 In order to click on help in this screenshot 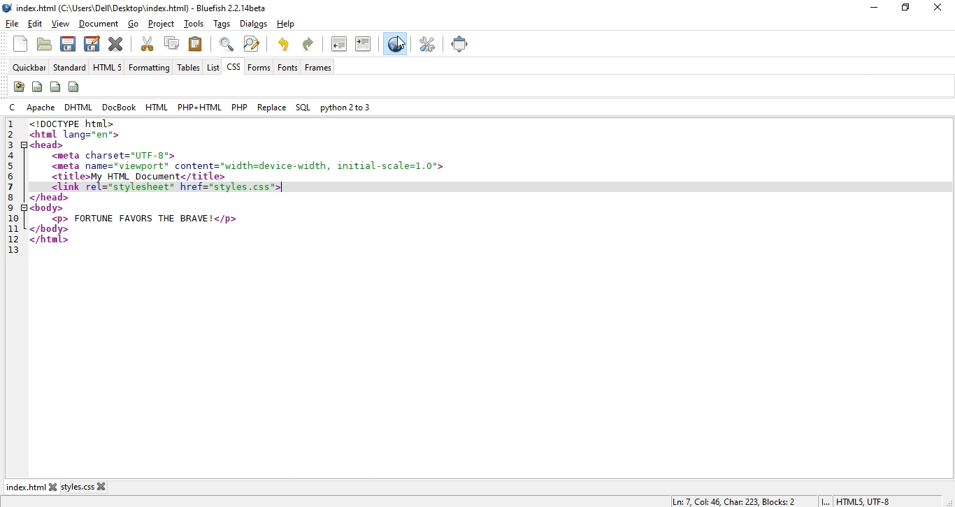, I will do `click(285, 24)`.